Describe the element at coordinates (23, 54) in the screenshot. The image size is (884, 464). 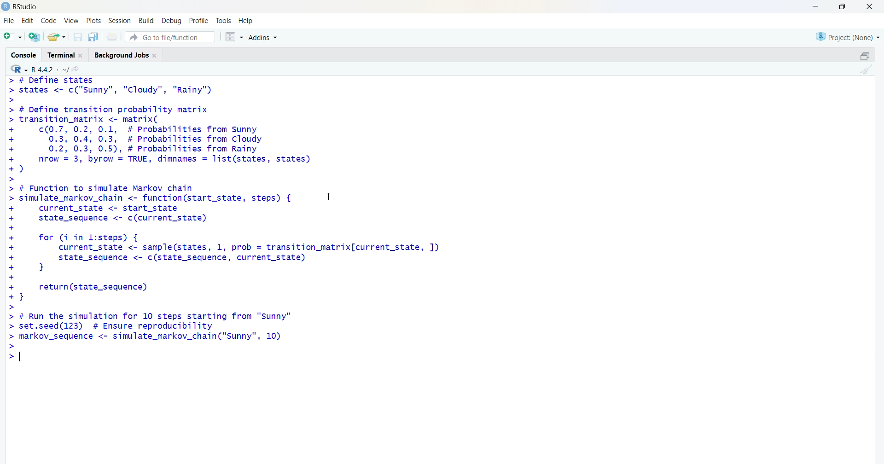
I see `console` at that location.